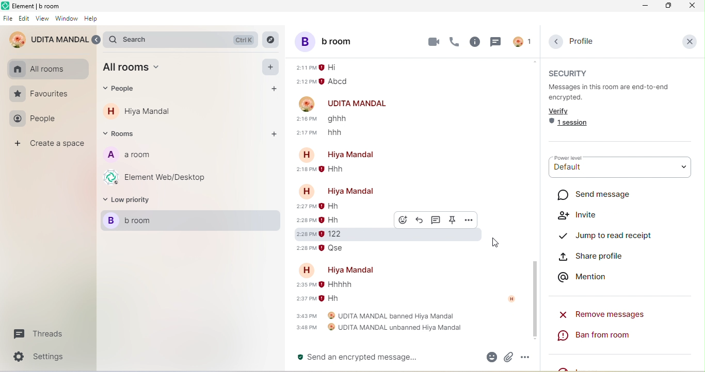 This screenshot has height=372, width=705. Describe the element at coordinates (534, 298) in the screenshot. I see `scroll down` at that location.